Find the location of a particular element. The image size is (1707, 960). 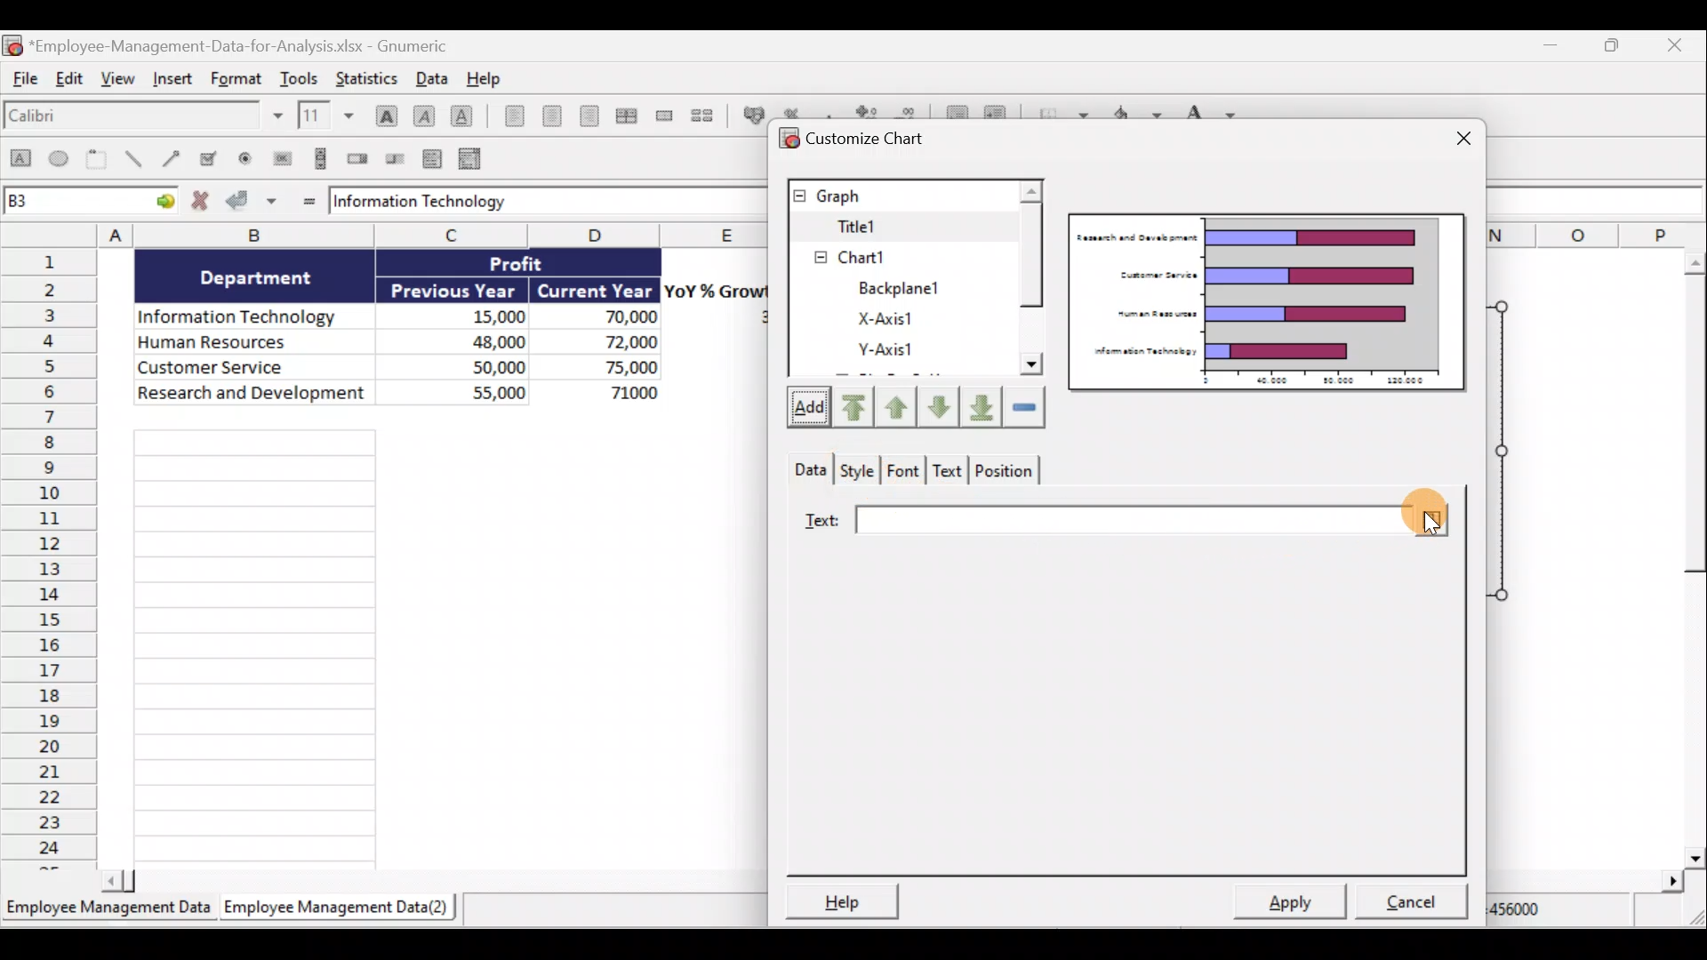

Customer Service is located at coordinates (258, 369).